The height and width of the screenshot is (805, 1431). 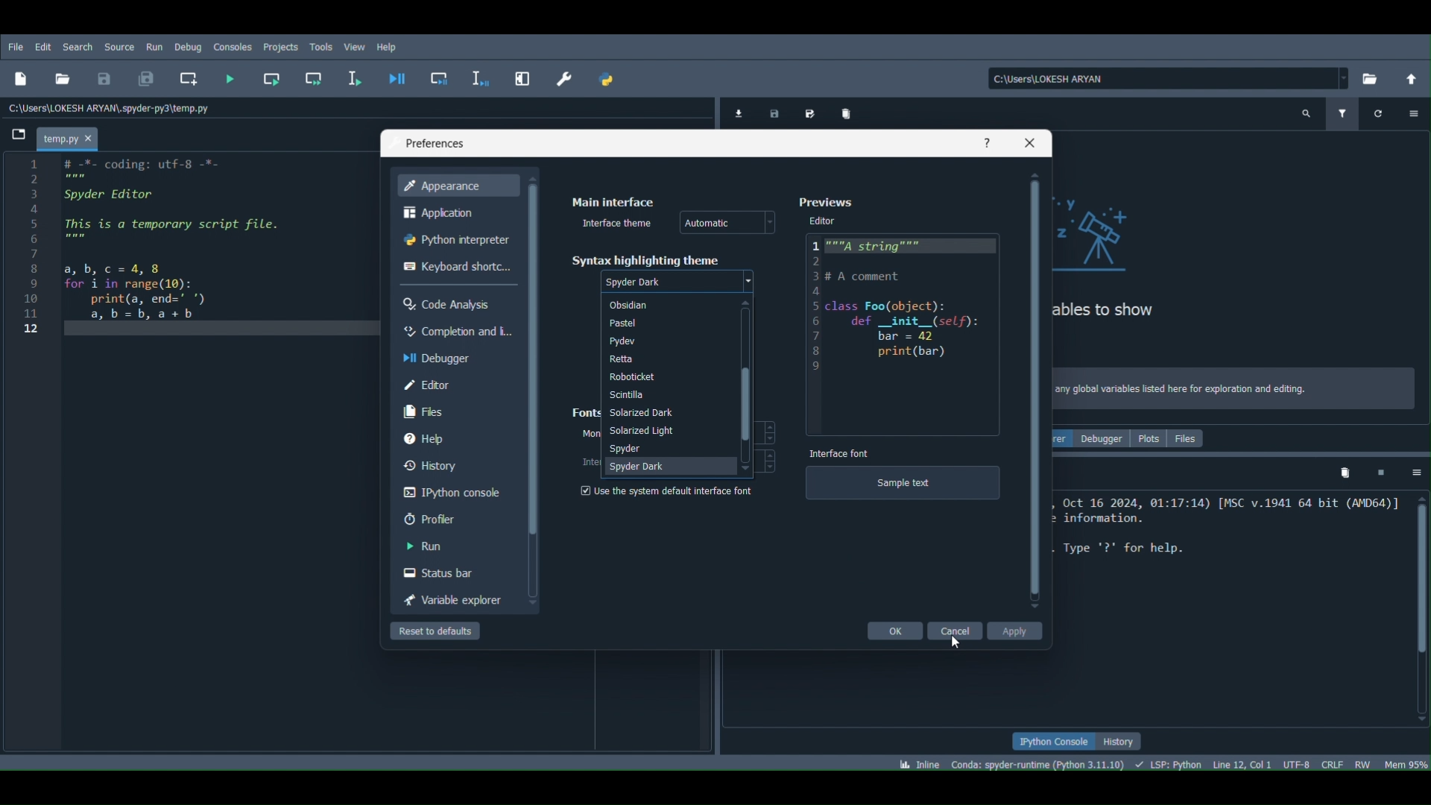 What do you see at coordinates (824, 203) in the screenshot?
I see `Preferences` at bounding box center [824, 203].